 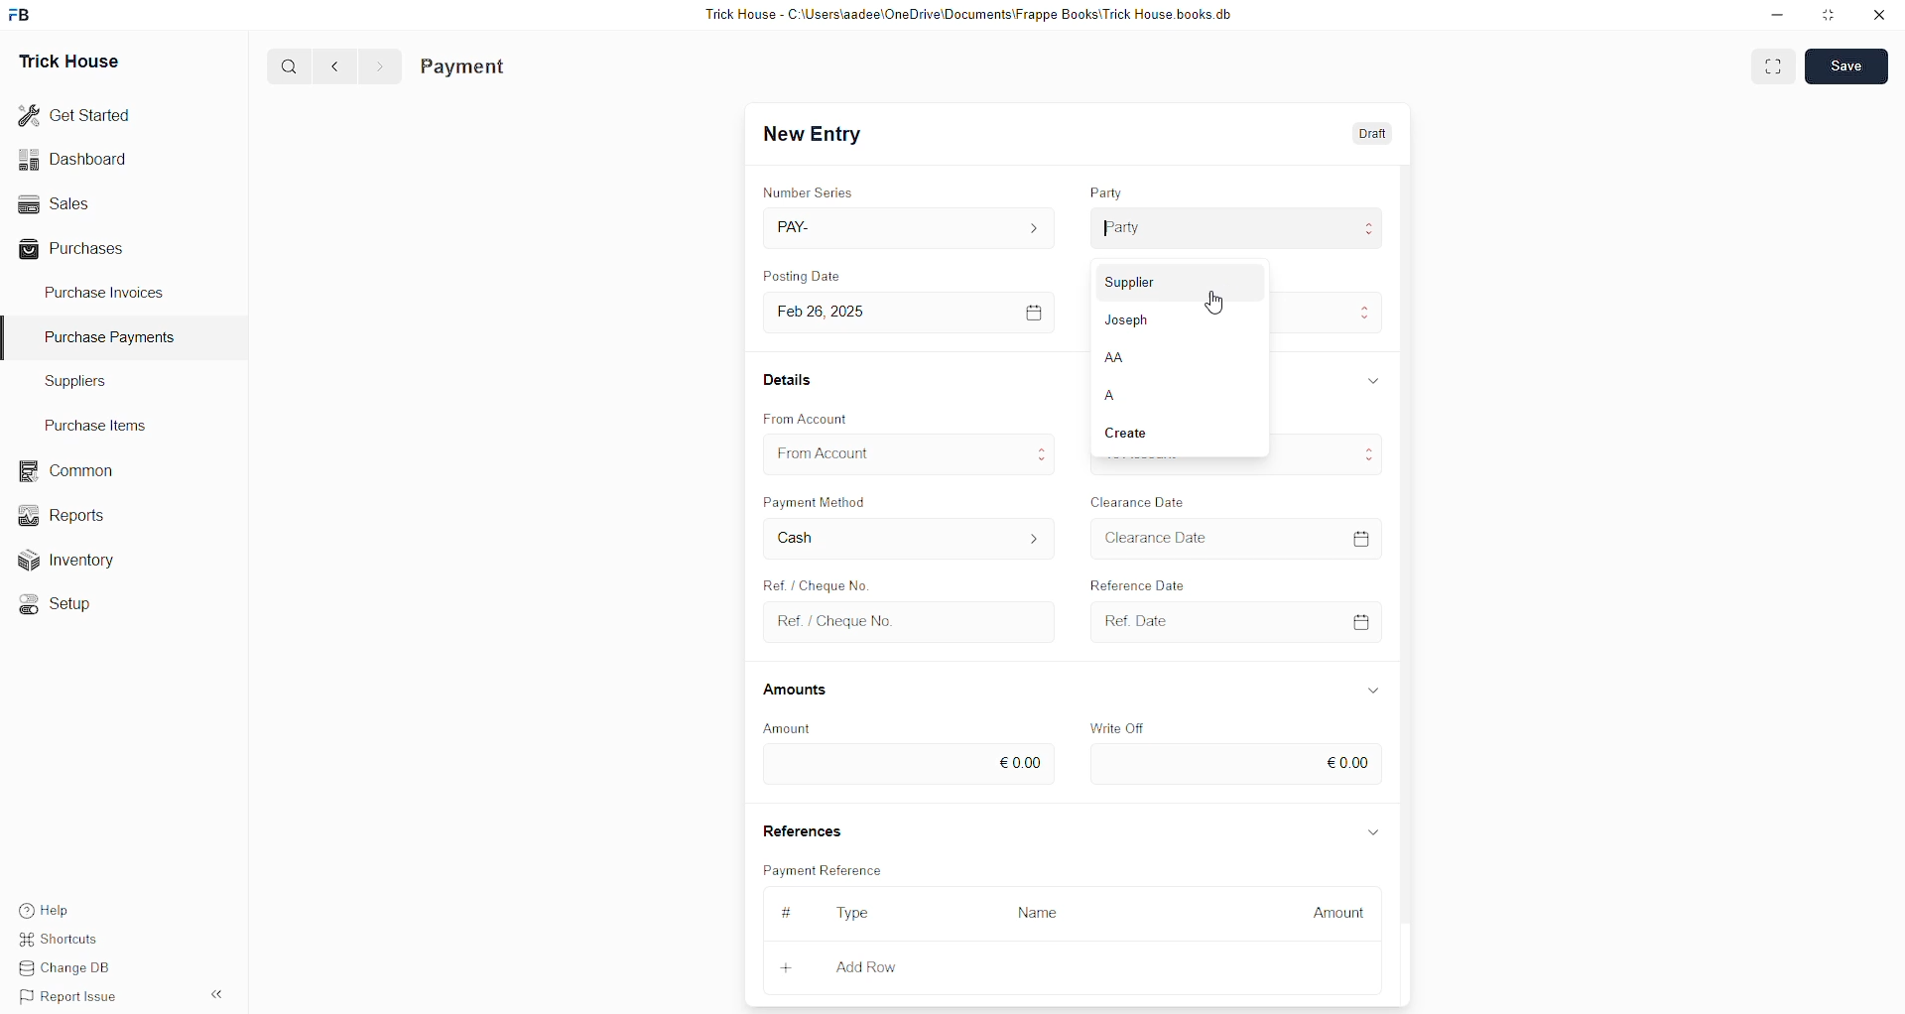 I want to click on search, so click(x=291, y=66).